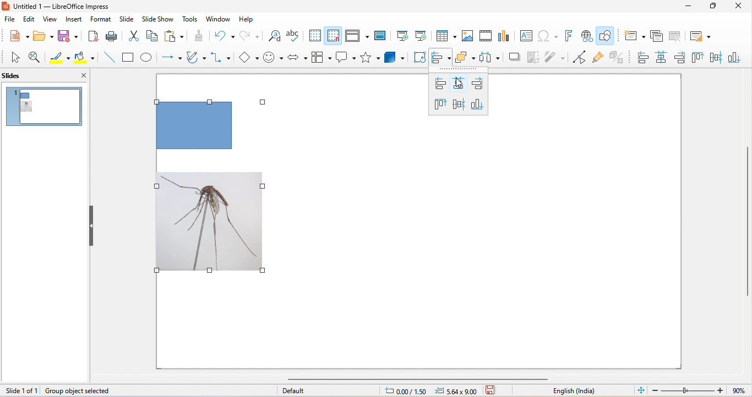  I want to click on vertical scroll bar, so click(747, 222).